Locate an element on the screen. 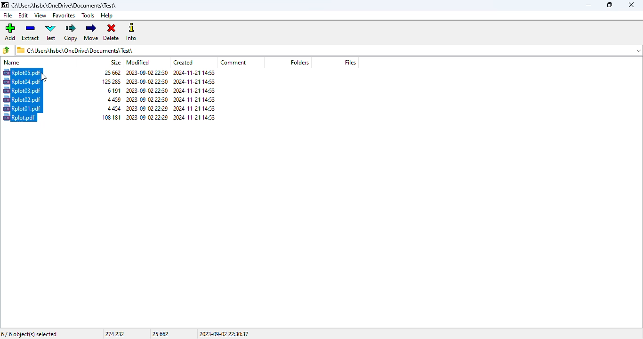 The image size is (643, 339). created date & time is located at coordinates (194, 99).